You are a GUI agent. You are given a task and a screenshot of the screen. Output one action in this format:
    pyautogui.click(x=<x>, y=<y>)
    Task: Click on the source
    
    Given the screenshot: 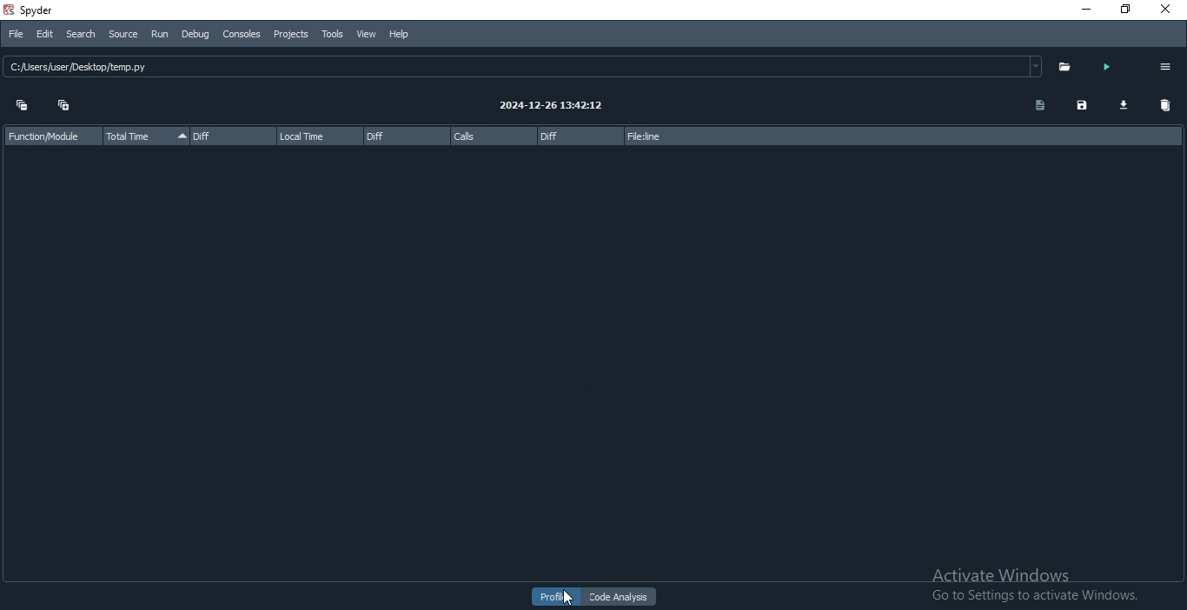 What is the action you would take?
    pyautogui.click(x=121, y=33)
    